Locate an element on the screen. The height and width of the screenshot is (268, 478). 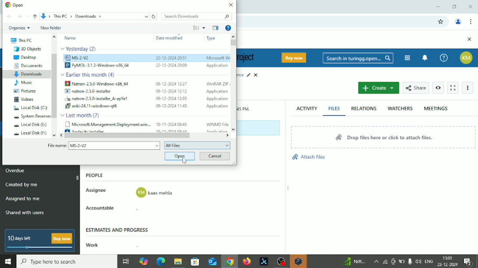
Cursor is located at coordinates (185, 160).